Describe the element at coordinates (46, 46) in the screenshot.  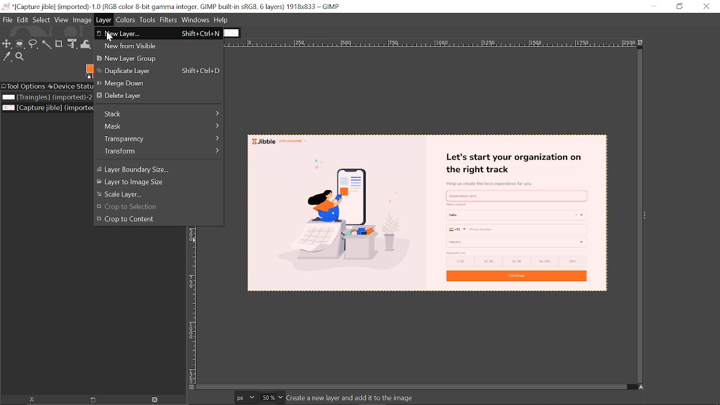
I see `Fuzzy select tool` at that location.